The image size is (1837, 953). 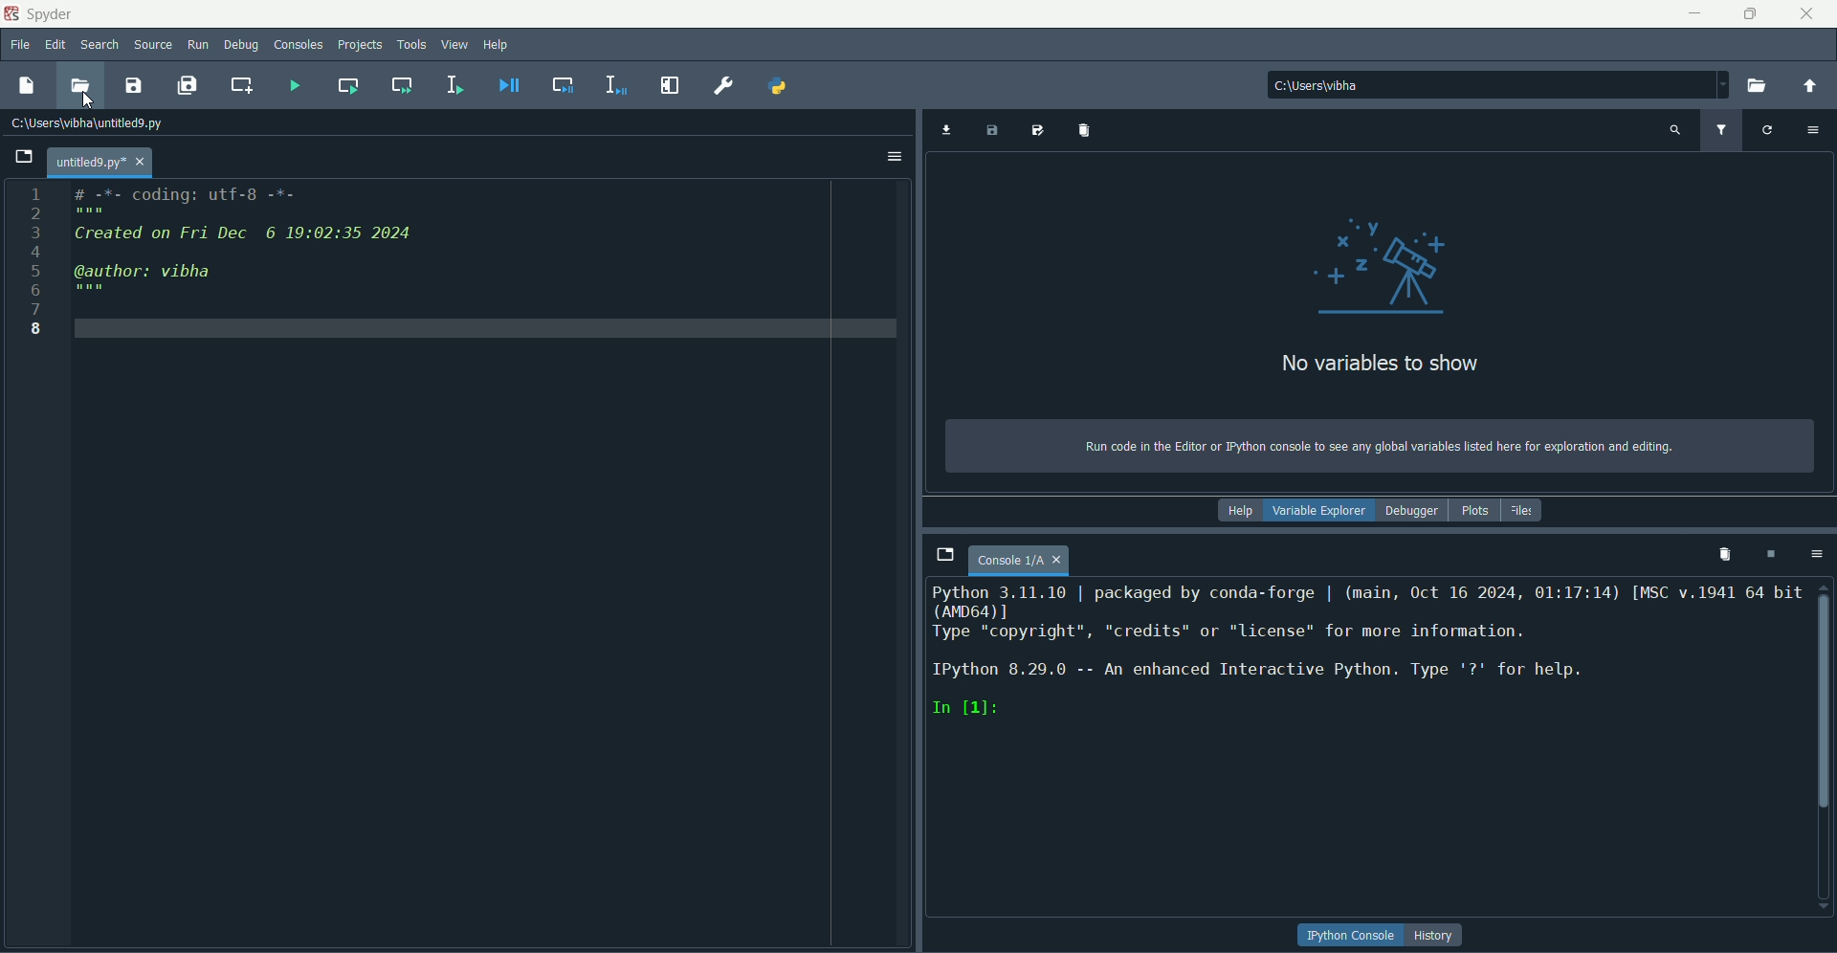 What do you see at coordinates (1816, 87) in the screenshot?
I see `change to parent directory` at bounding box center [1816, 87].